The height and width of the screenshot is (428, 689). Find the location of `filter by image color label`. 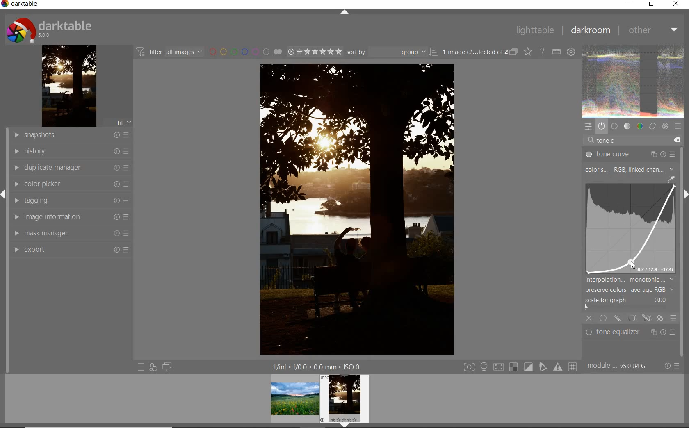

filter by image color label is located at coordinates (246, 51).